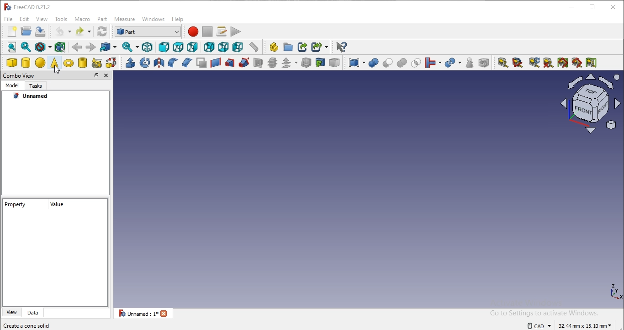  What do you see at coordinates (143, 314) in the screenshot?
I see `unnamed` at bounding box center [143, 314].